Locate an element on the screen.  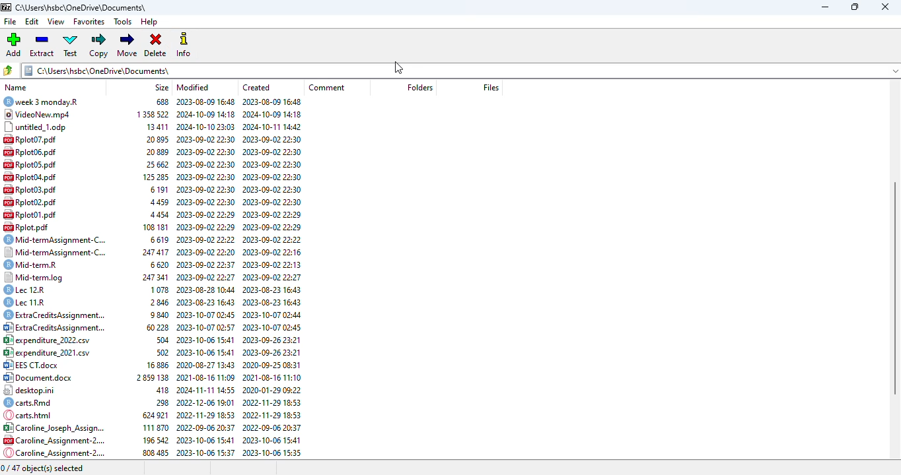
2023-10-07 02:44 is located at coordinates (273, 316).